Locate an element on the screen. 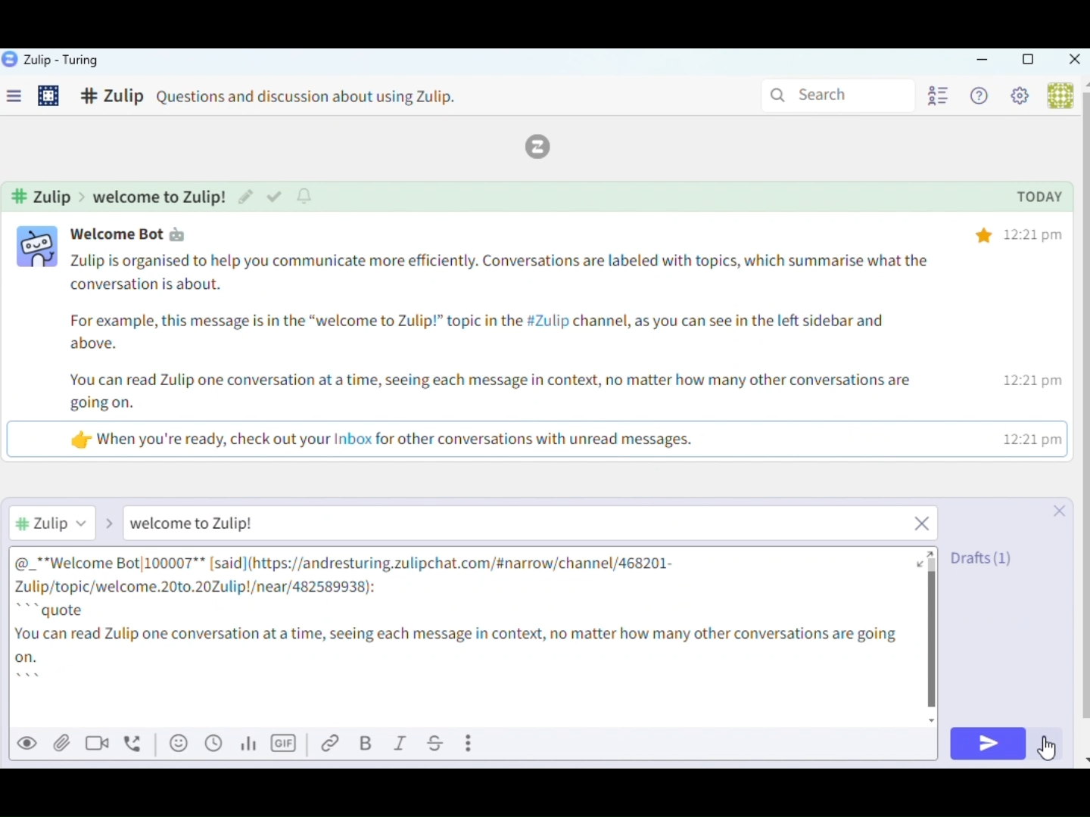 The image size is (1090, 817). mark is located at coordinates (273, 197).